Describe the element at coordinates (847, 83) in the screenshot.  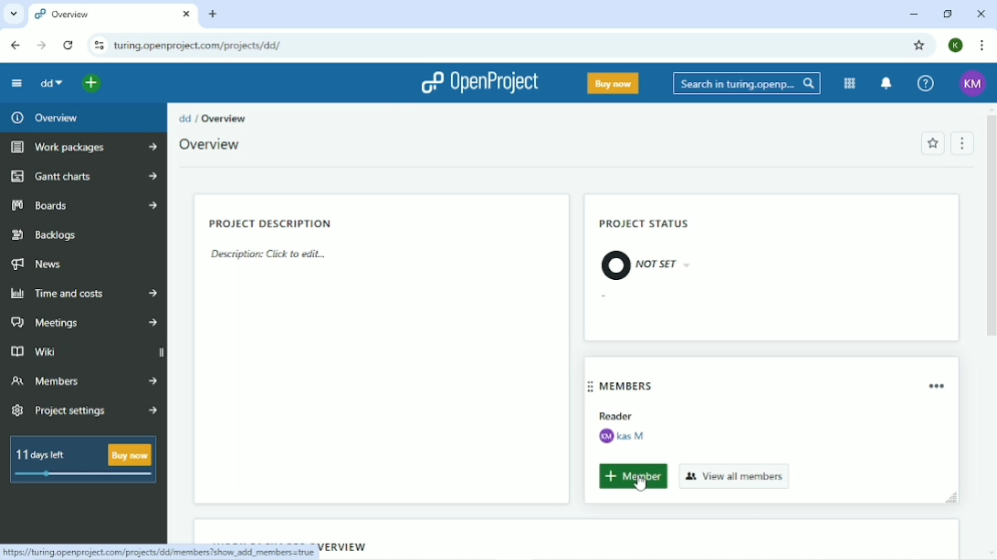
I see `Modules` at that location.